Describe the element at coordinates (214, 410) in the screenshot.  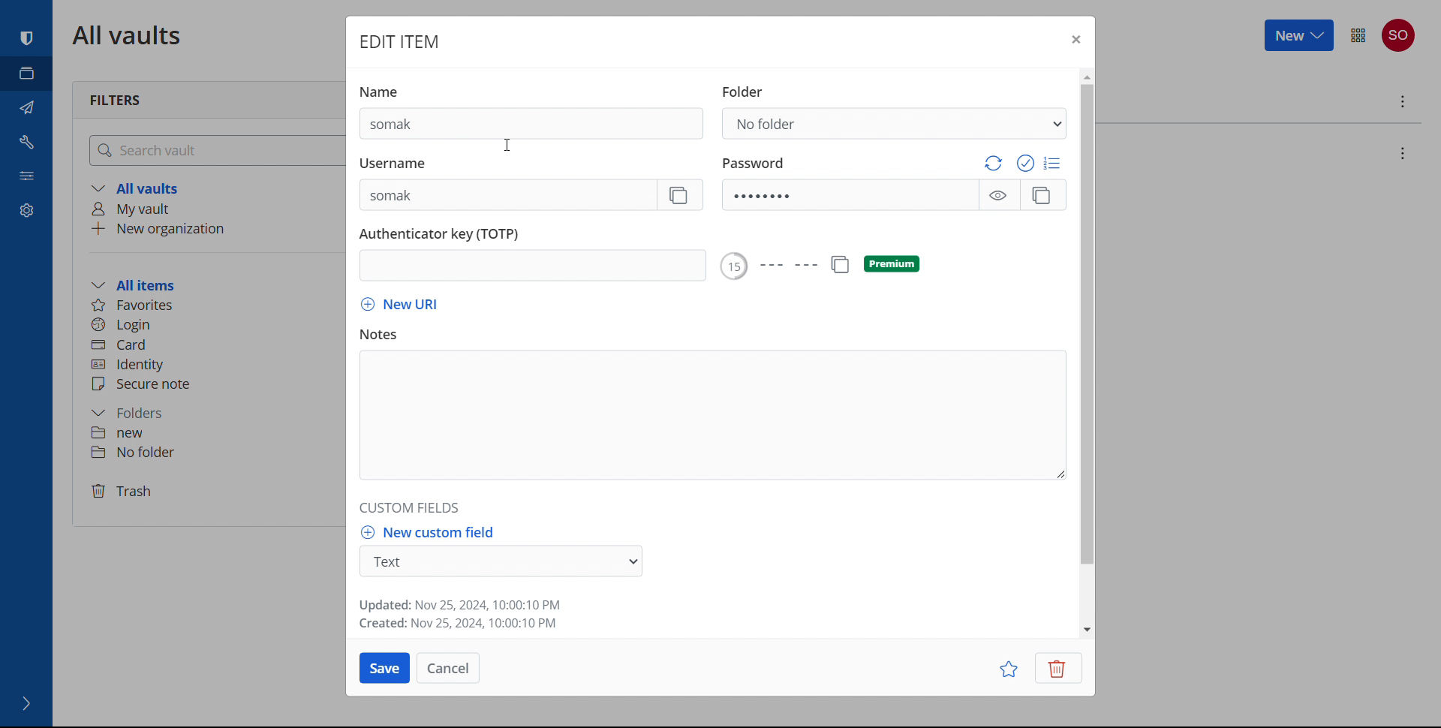
I see `folders` at that location.